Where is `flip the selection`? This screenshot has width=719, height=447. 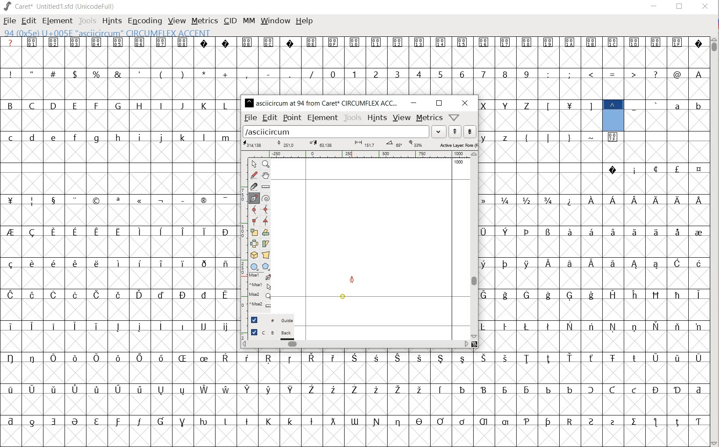
flip the selection is located at coordinates (254, 244).